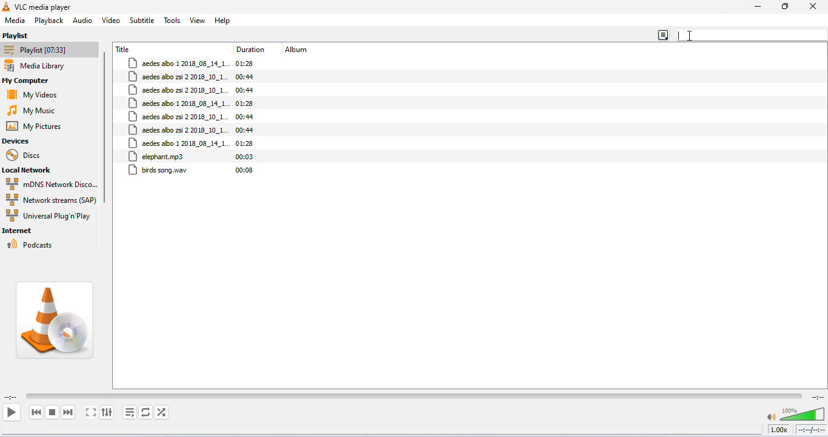 This screenshot has height=437, width=828. What do you see at coordinates (223, 21) in the screenshot?
I see `help` at bounding box center [223, 21].